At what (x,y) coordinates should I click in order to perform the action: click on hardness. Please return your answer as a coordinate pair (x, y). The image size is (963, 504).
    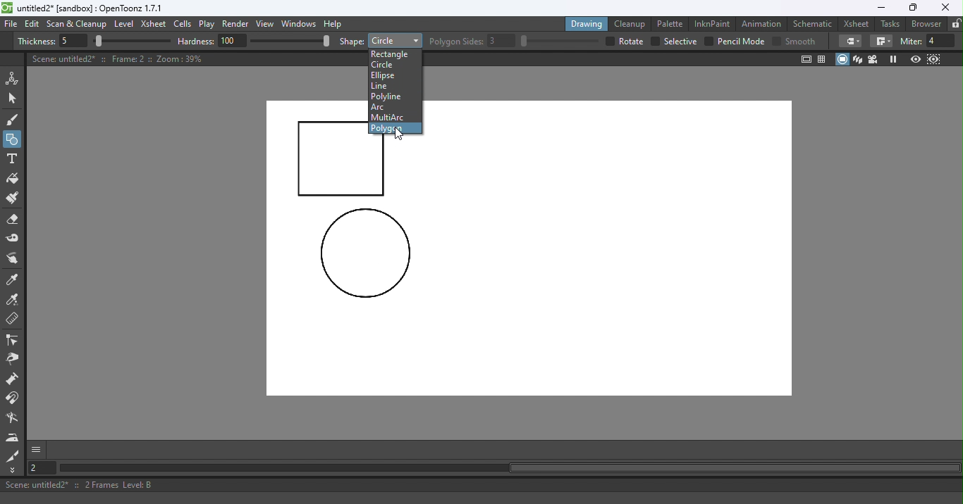
    Looking at the image, I should click on (197, 41).